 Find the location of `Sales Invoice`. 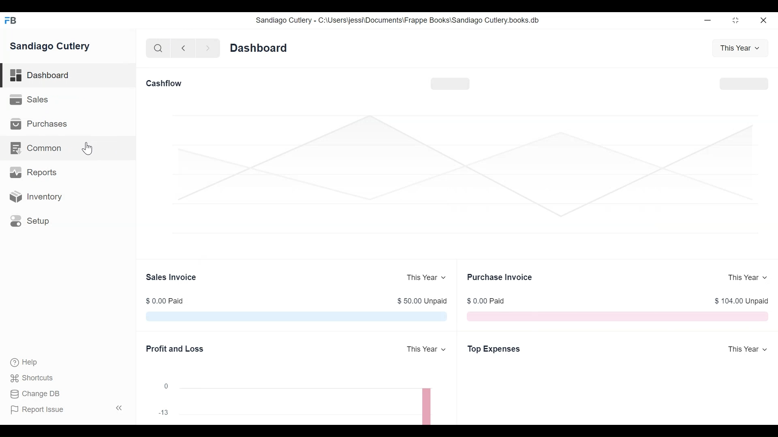

Sales Invoice is located at coordinates (171, 278).